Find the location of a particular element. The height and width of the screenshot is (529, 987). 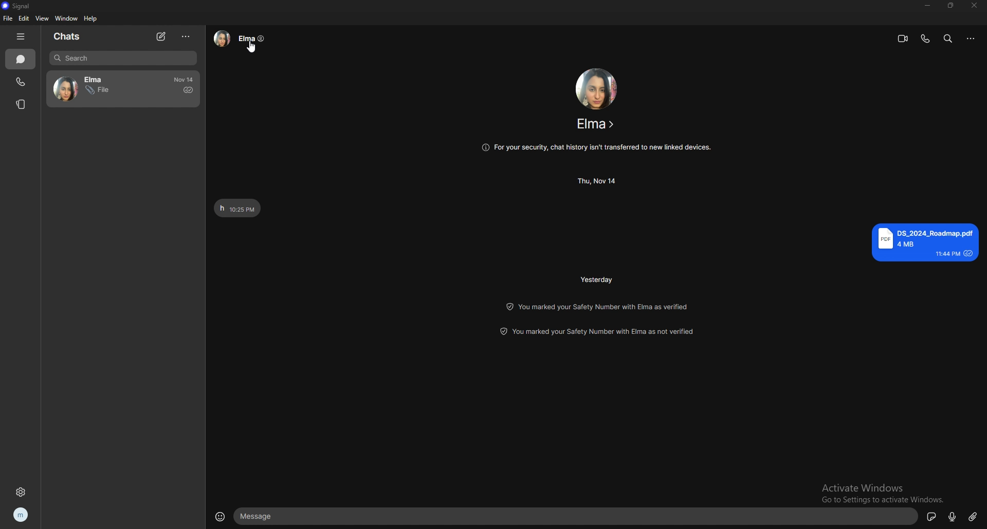

time is located at coordinates (598, 182).